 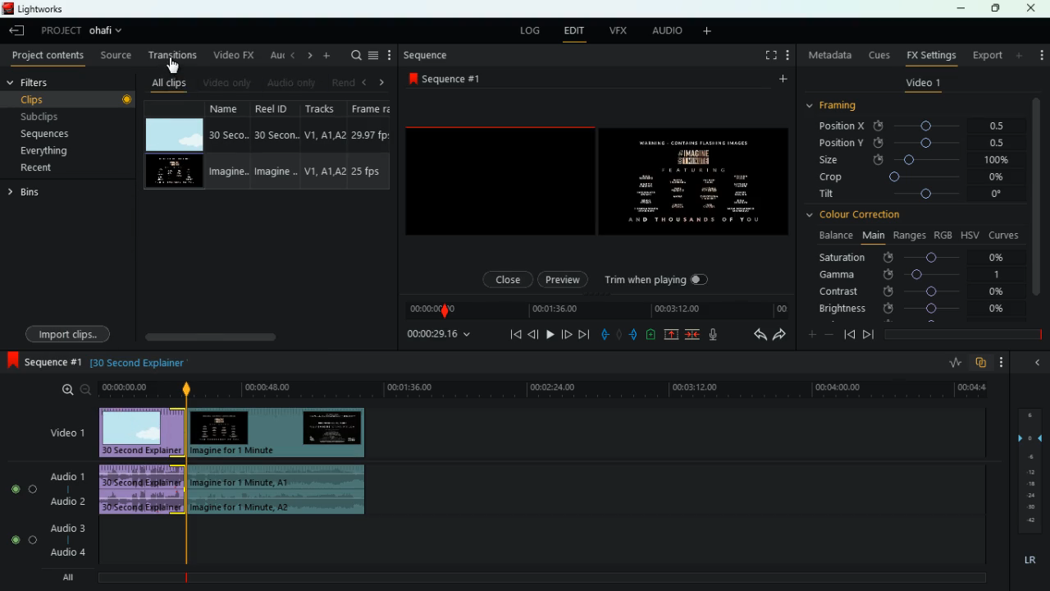 I want to click on menu, so click(x=373, y=55).